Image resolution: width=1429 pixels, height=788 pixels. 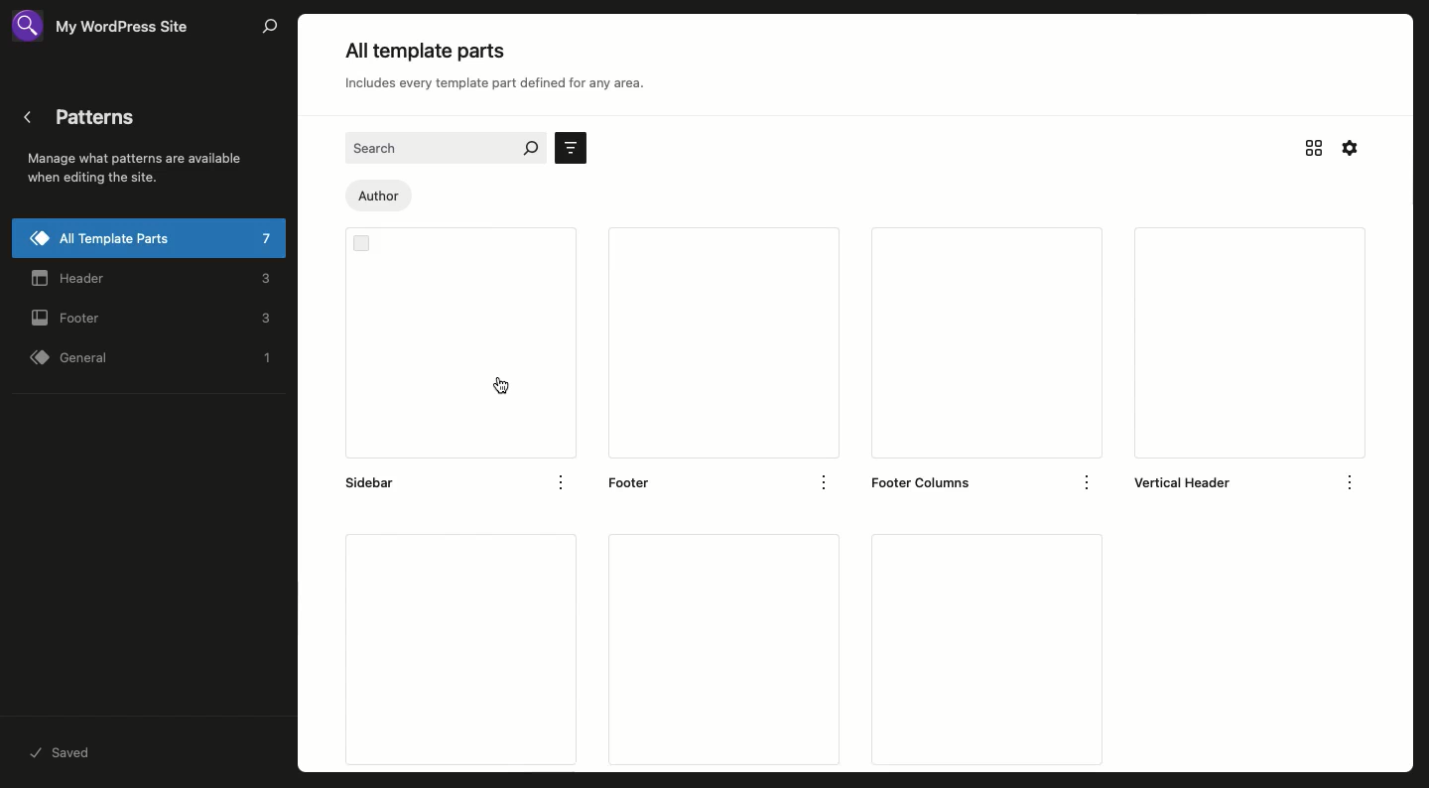 What do you see at coordinates (380, 196) in the screenshot?
I see `Author` at bounding box center [380, 196].